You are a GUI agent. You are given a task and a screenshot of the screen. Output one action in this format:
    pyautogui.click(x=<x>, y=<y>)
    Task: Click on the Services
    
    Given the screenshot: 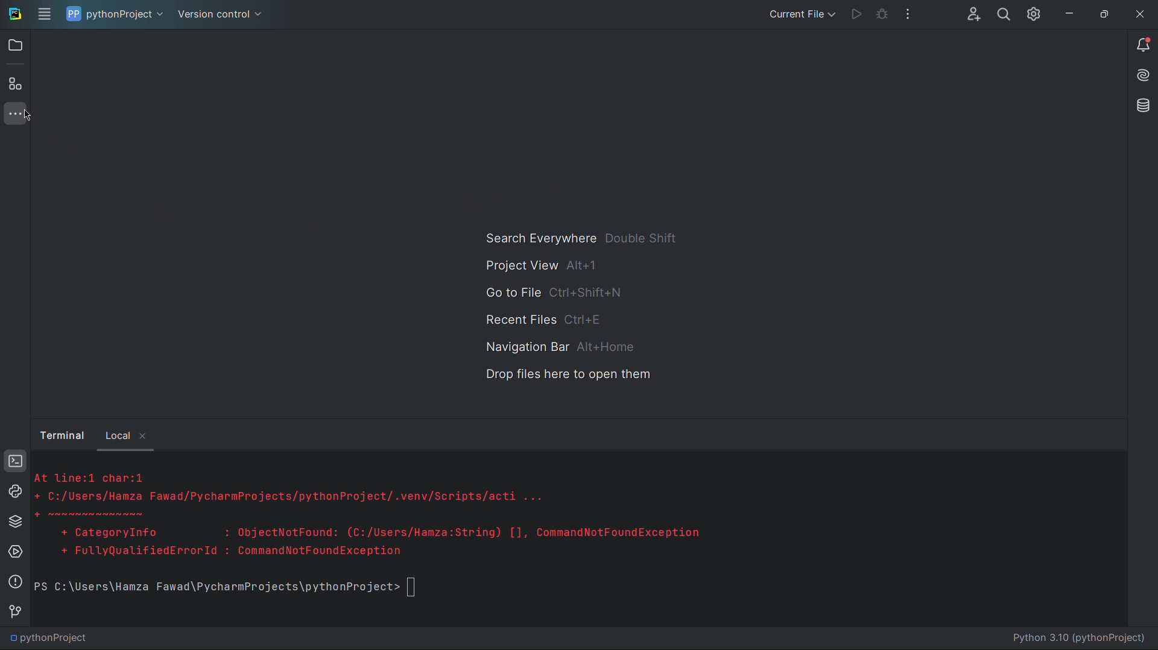 What is the action you would take?
    pyautogui.click(x=15, y=554)
    